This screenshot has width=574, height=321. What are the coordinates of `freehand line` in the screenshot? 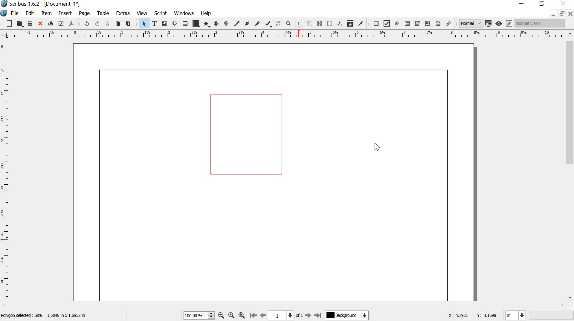 It's located at (259, 24).